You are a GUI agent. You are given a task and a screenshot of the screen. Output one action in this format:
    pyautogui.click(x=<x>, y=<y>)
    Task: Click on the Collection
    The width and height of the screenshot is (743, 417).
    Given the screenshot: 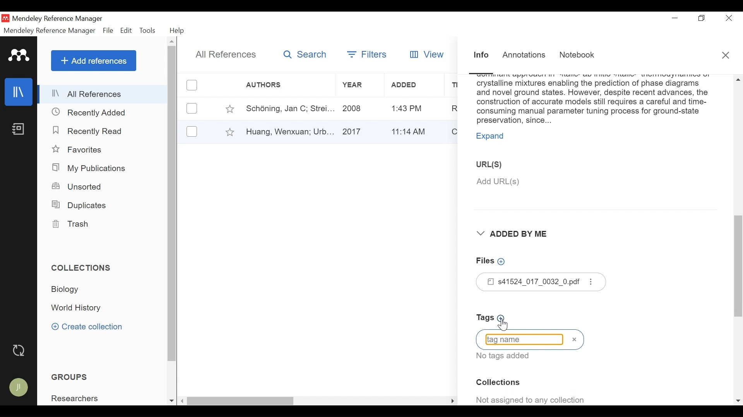 What is the action you would take?
    pyautogui.click(x=500, y=383)
    